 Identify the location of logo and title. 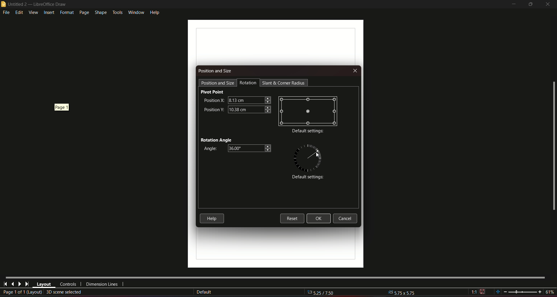
(34, 4).